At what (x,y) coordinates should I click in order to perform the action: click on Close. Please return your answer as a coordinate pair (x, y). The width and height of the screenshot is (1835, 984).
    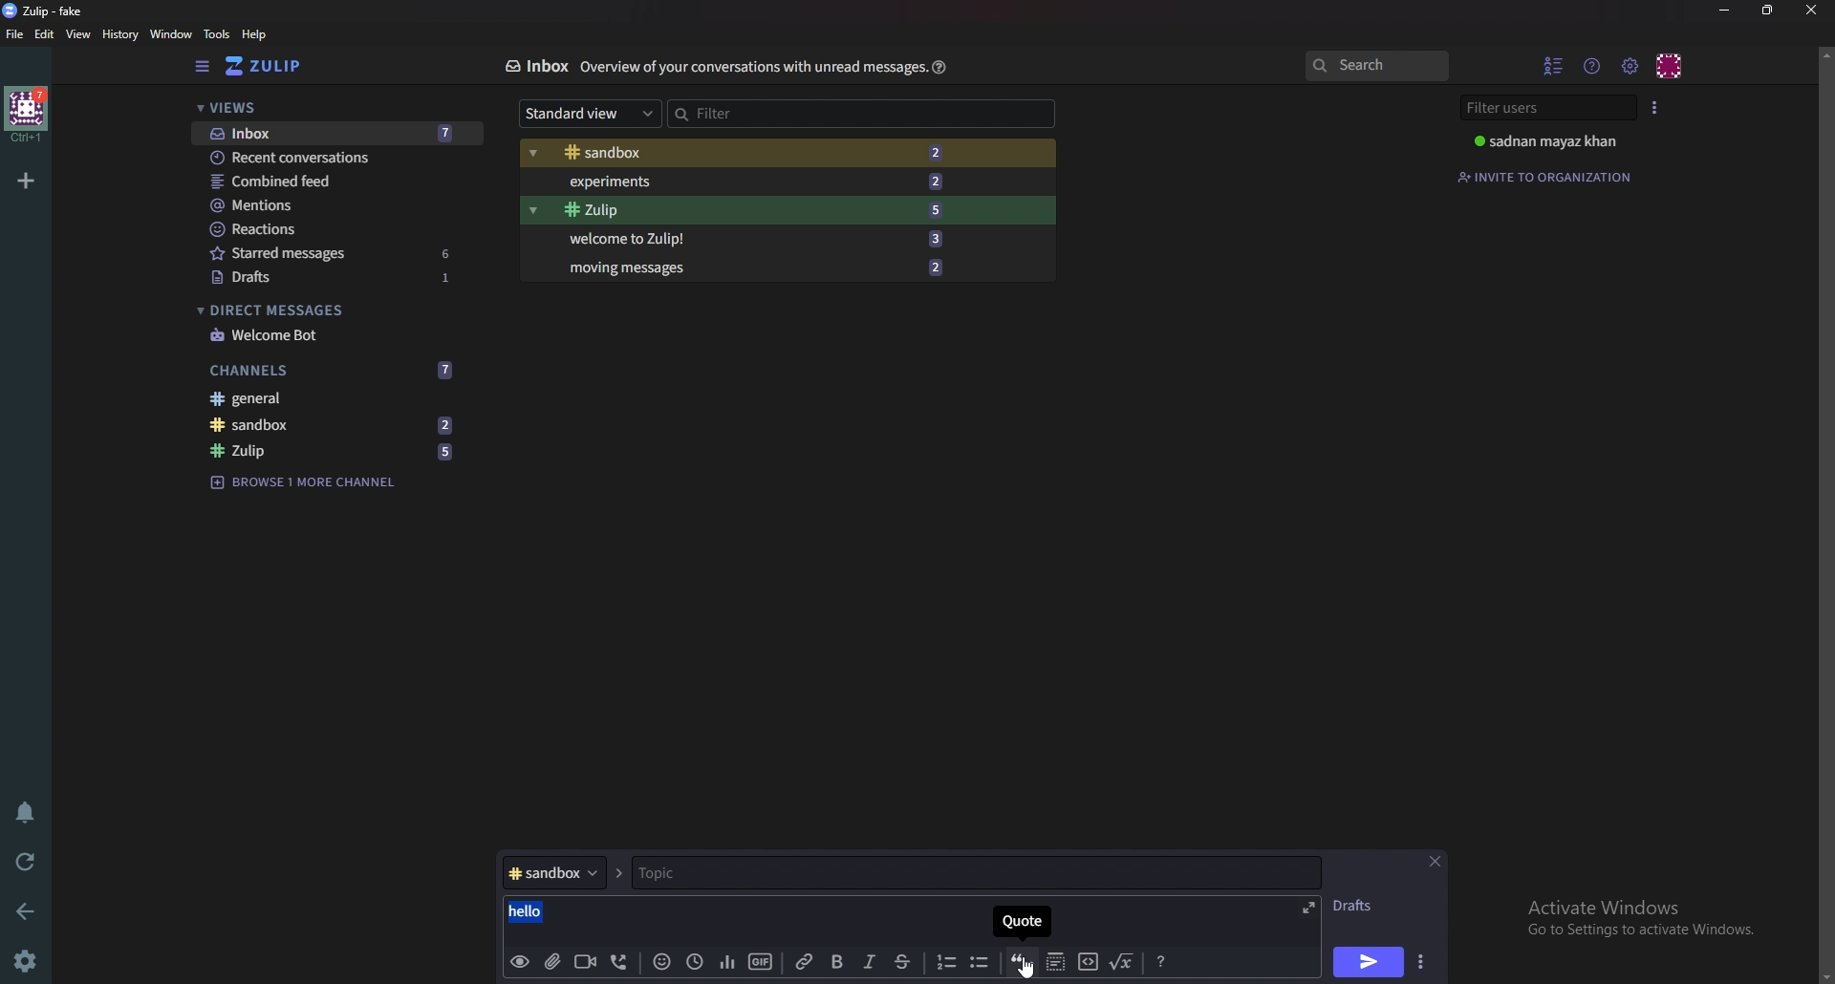
    Looking at the image, I should click on (1807, 11).